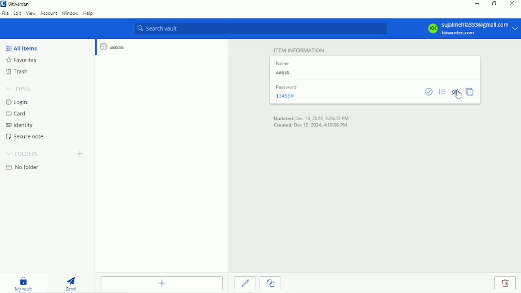  Describe the element at coordinates (456, 94) in the screenshot. I see `Toggle visibility` at that location.